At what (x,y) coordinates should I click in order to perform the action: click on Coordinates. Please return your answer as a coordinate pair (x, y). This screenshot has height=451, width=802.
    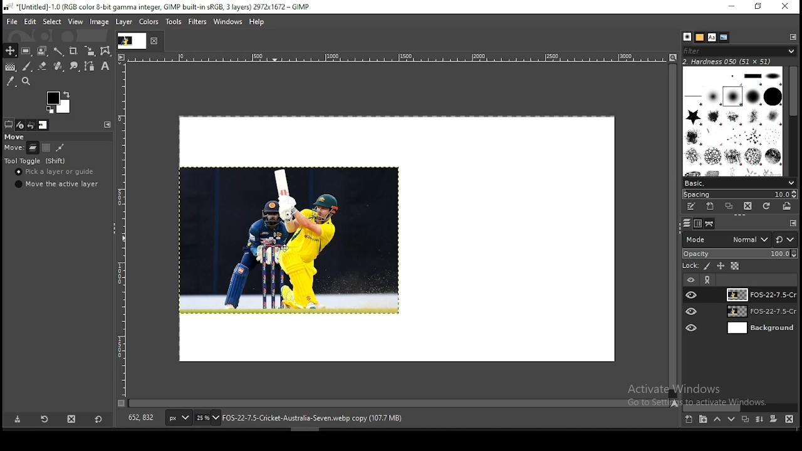
    Looking at the image, I should click on (142, 418).